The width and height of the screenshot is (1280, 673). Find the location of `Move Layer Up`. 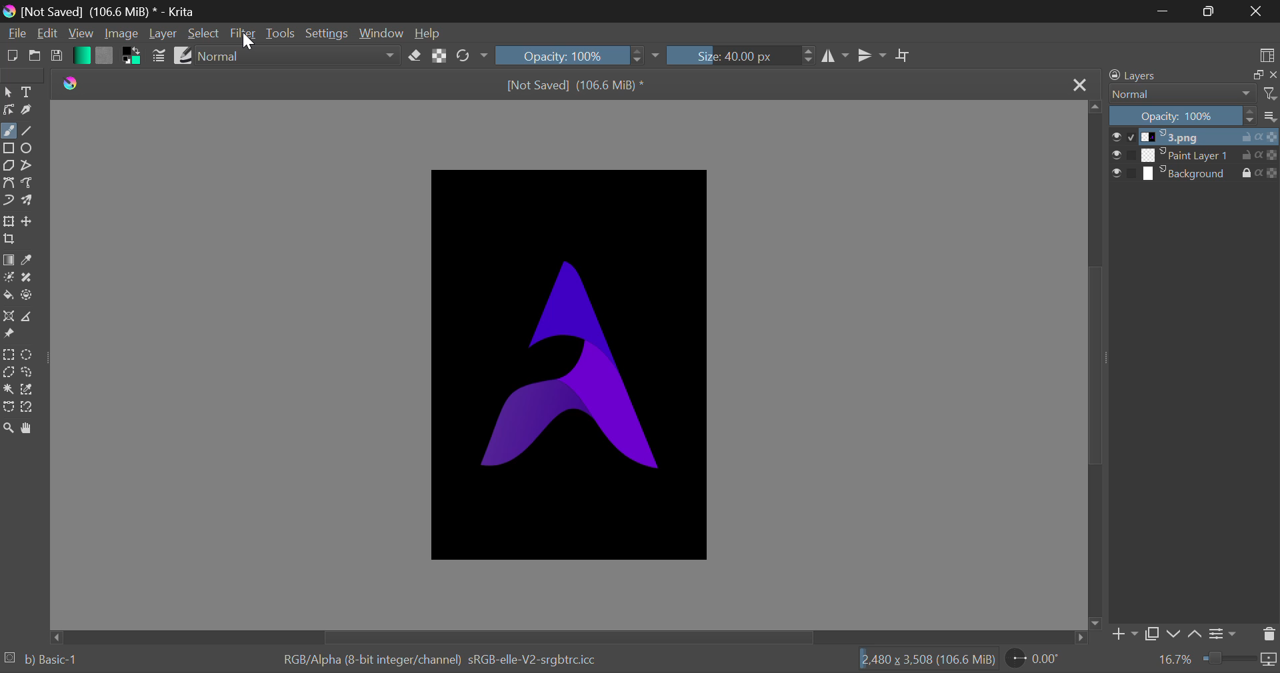

Move Layer Up is located at coordinates (1197, 633).